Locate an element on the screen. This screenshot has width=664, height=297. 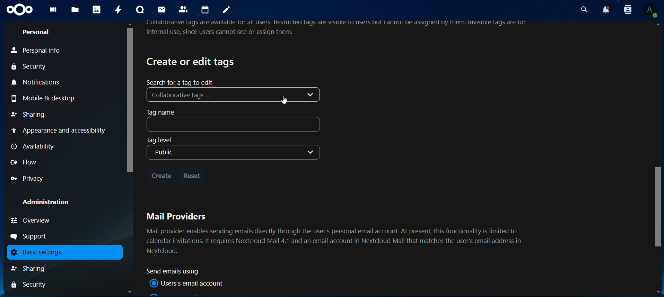
notes is located at coordinates (227, 10).